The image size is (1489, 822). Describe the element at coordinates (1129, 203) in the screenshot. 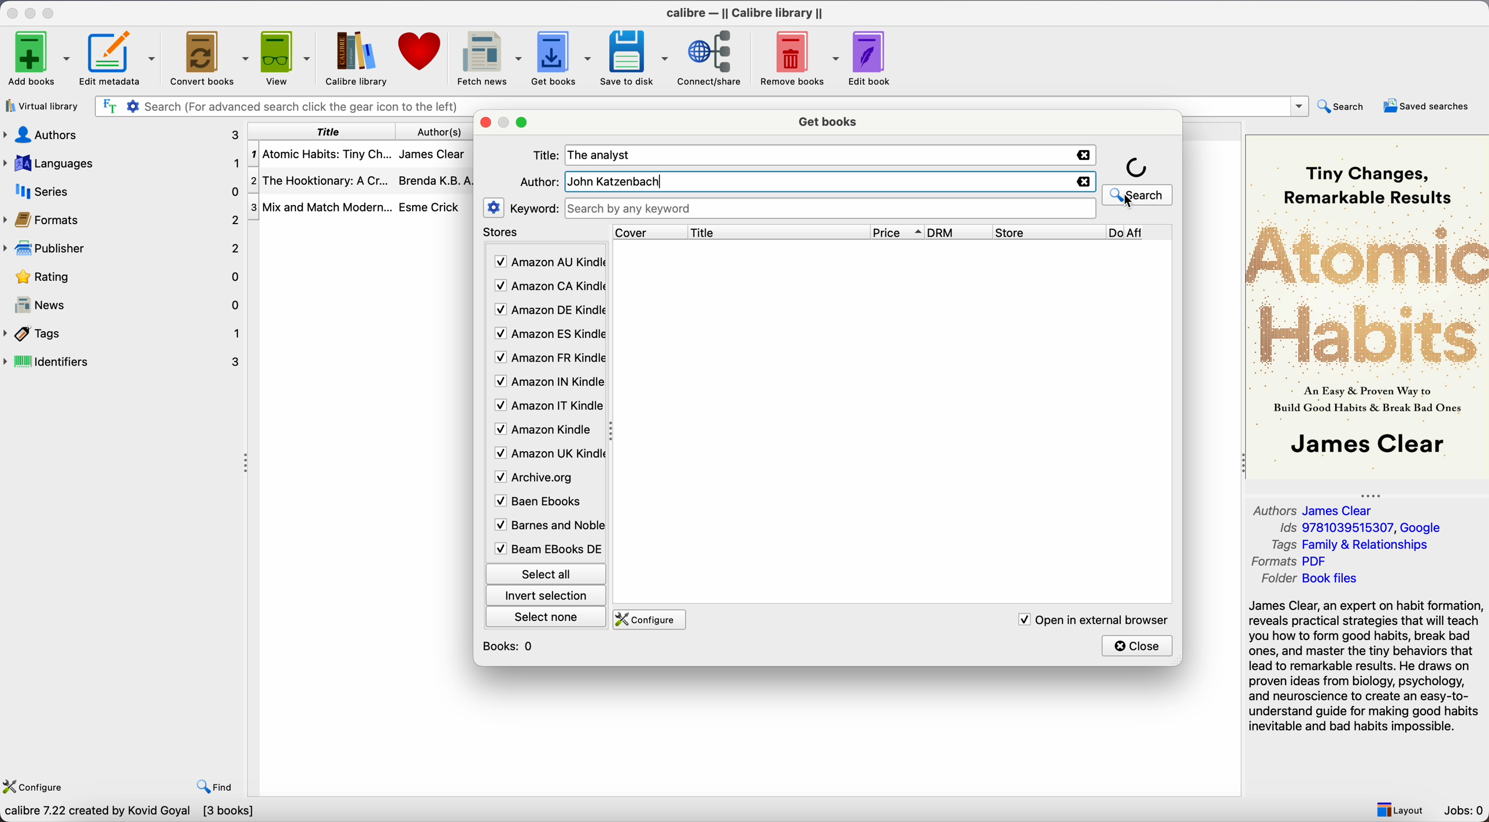

I see `cursor` at that location.